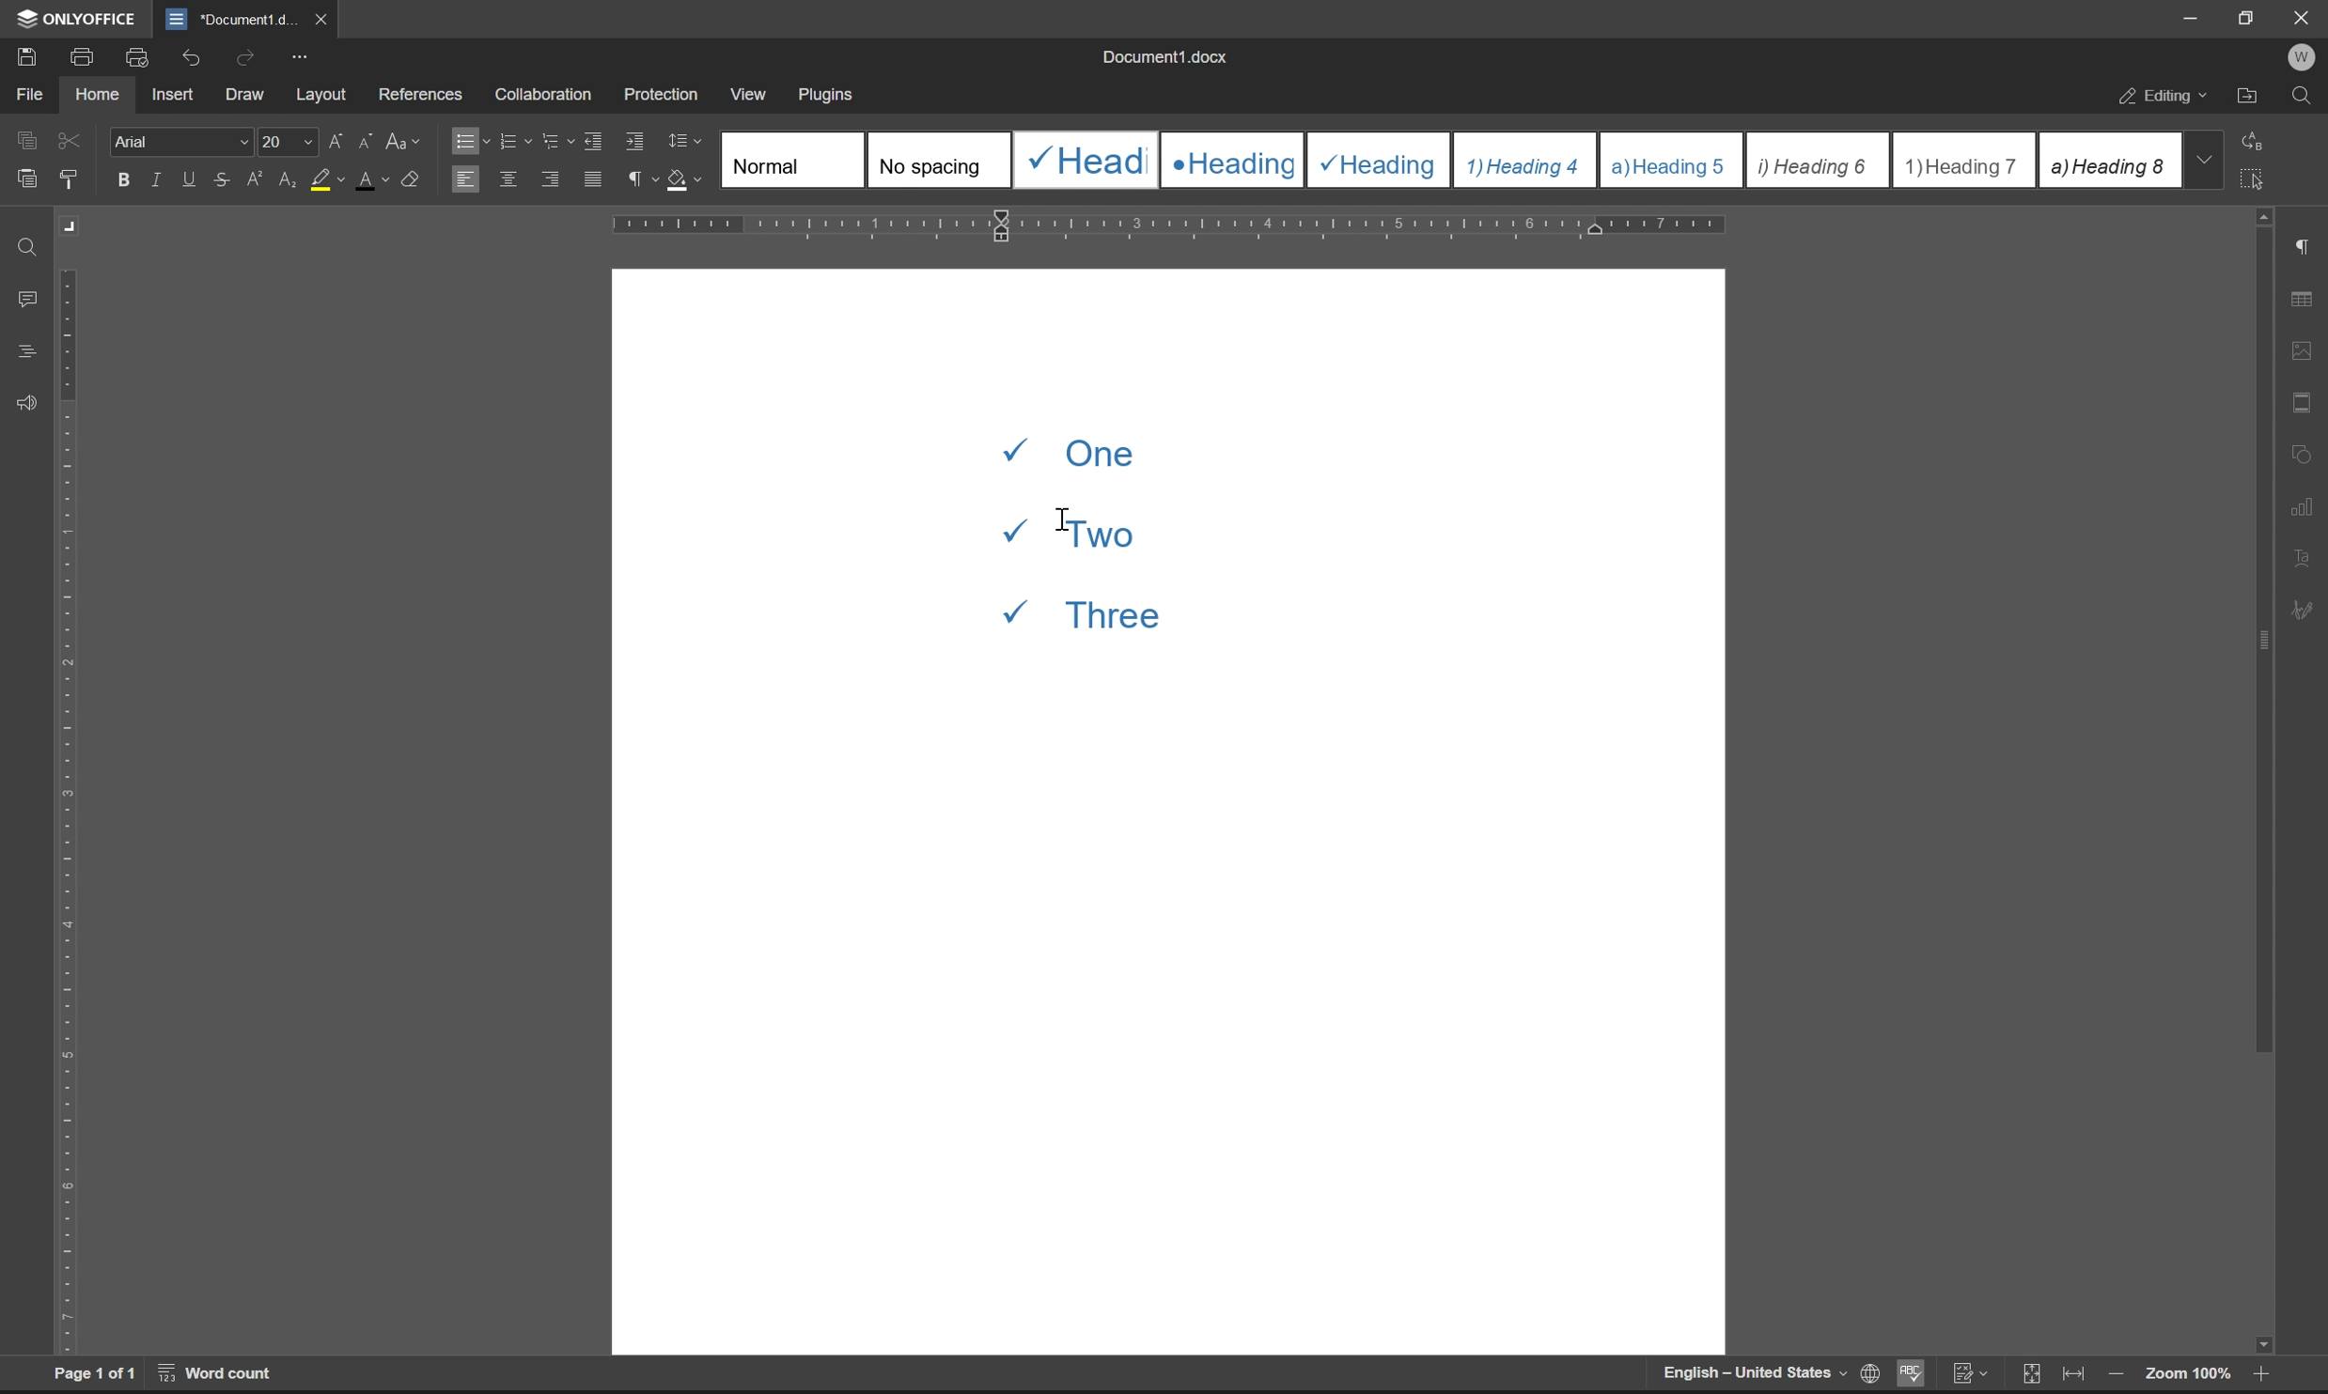  I want to click on ONLYOFFICE, so click(79, 19).